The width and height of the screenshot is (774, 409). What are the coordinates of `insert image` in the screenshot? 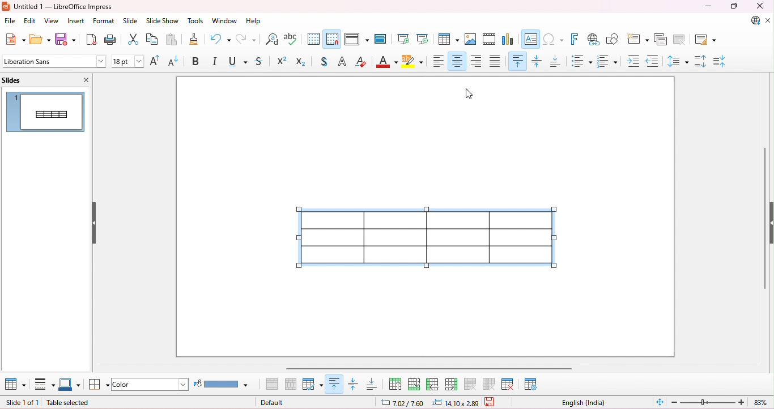 It's located at (471, 40).